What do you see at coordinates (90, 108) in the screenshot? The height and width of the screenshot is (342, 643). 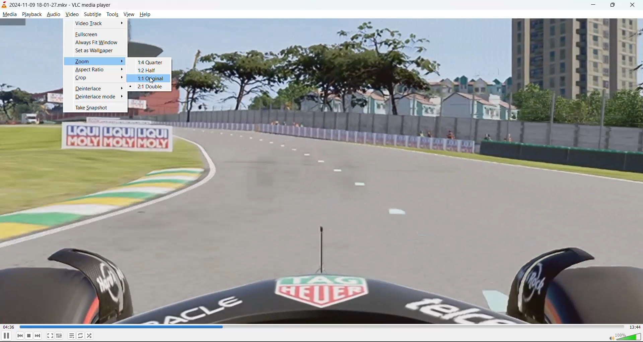 I see `take snapshot` at bounding box center [90, 108].